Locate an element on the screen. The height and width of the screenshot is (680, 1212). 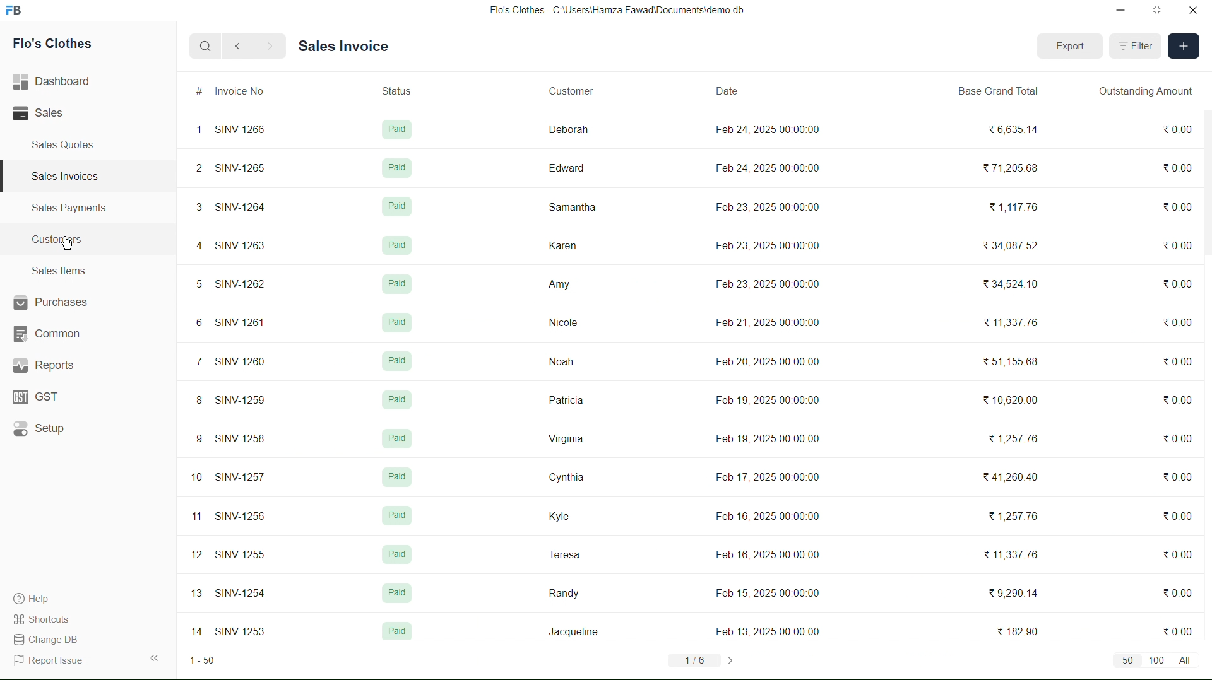
51,155.68 is located at coordinates (1015, 363).